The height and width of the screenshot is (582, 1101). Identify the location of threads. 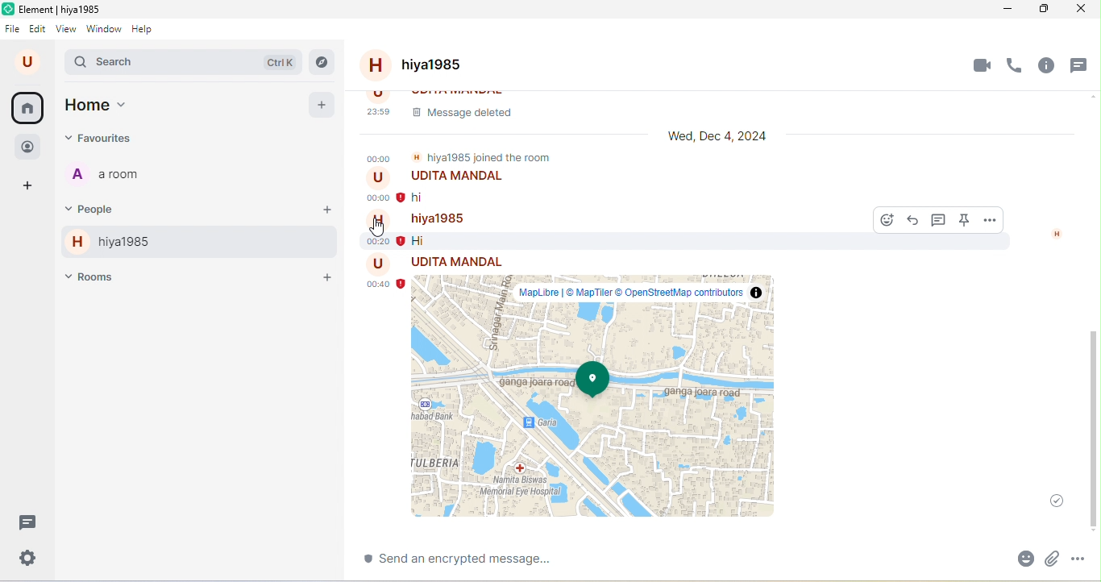
(29, 522).